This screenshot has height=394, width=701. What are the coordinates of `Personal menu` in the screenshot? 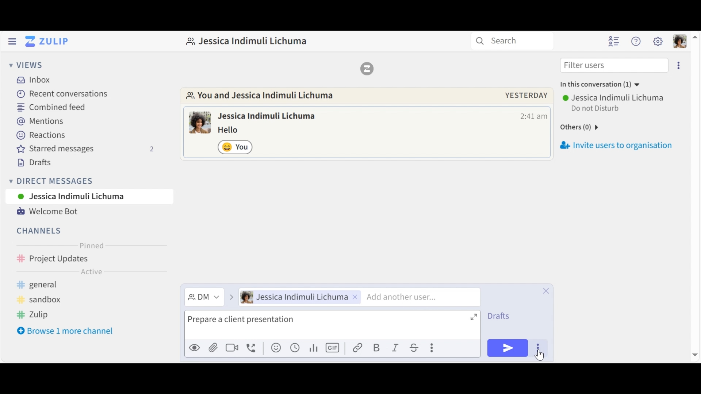 It's located at (678, 41).